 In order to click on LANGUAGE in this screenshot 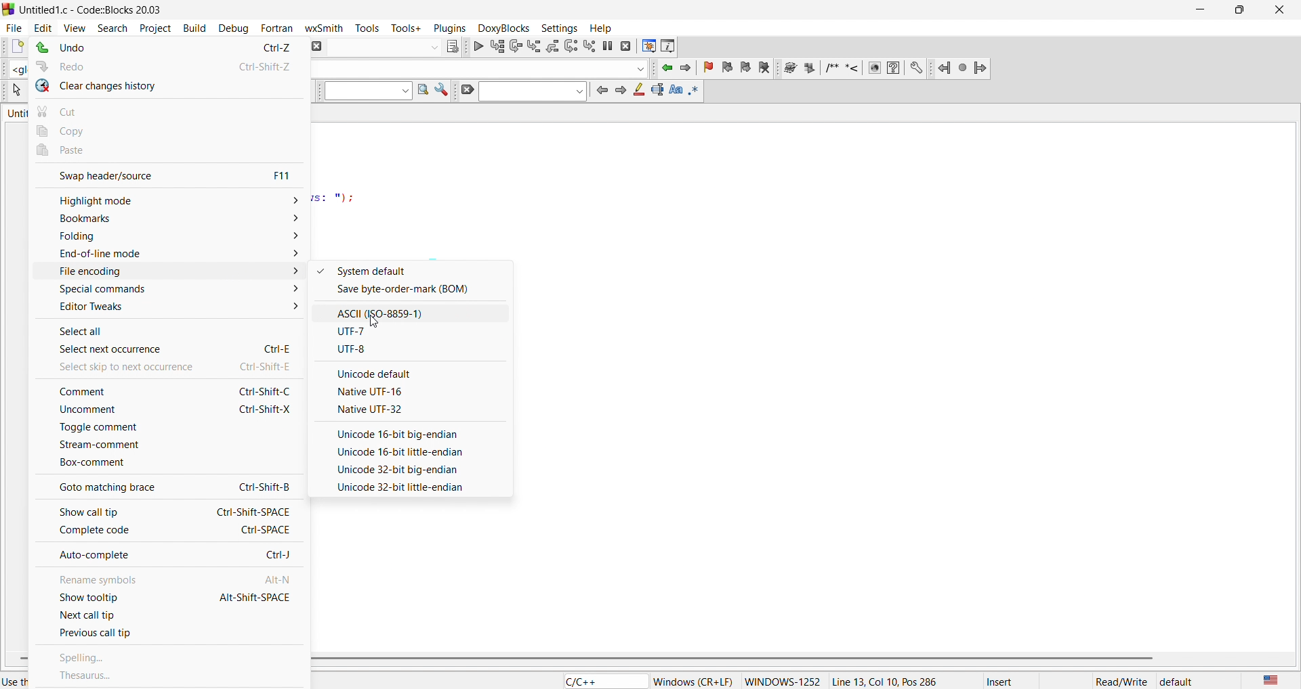, I will do `click(1271, 681)`.